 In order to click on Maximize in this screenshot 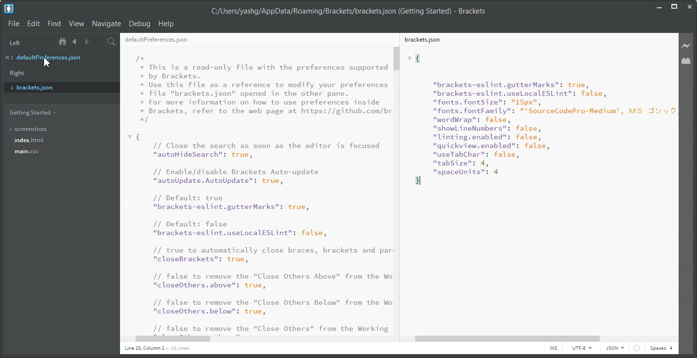, I will do `click(674, 6)`.